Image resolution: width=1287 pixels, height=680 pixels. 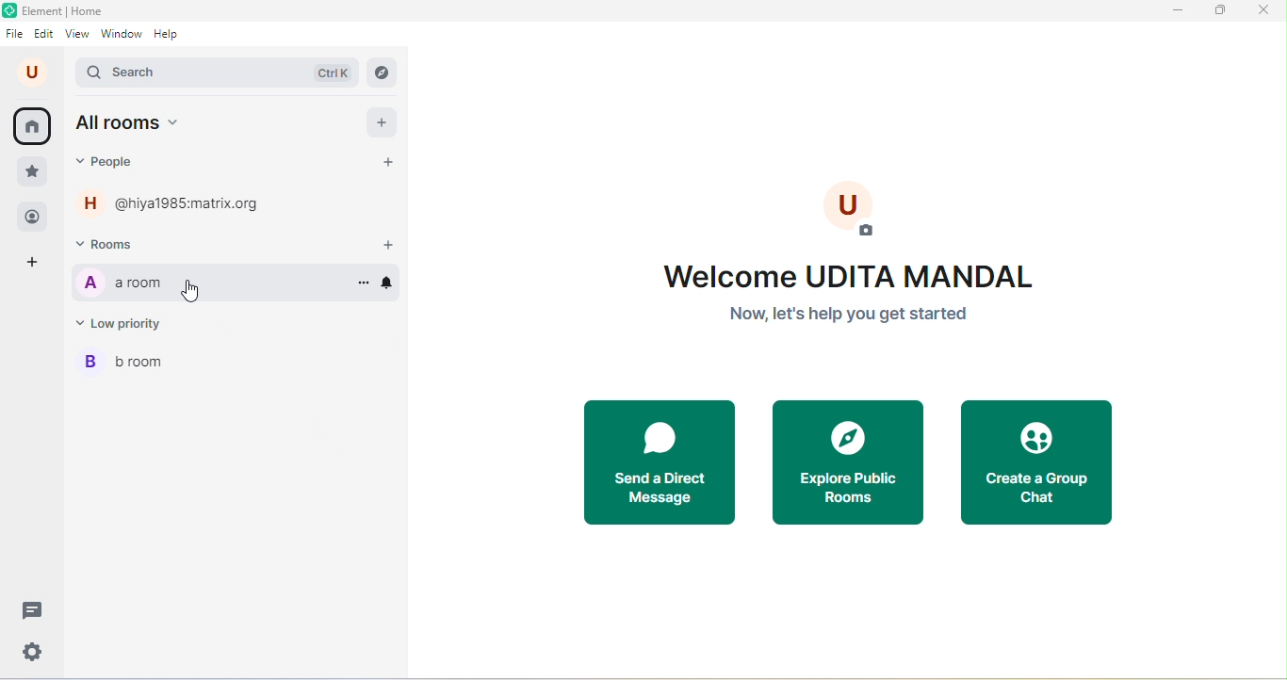 I want to click on add, so click(x=383, y=121).